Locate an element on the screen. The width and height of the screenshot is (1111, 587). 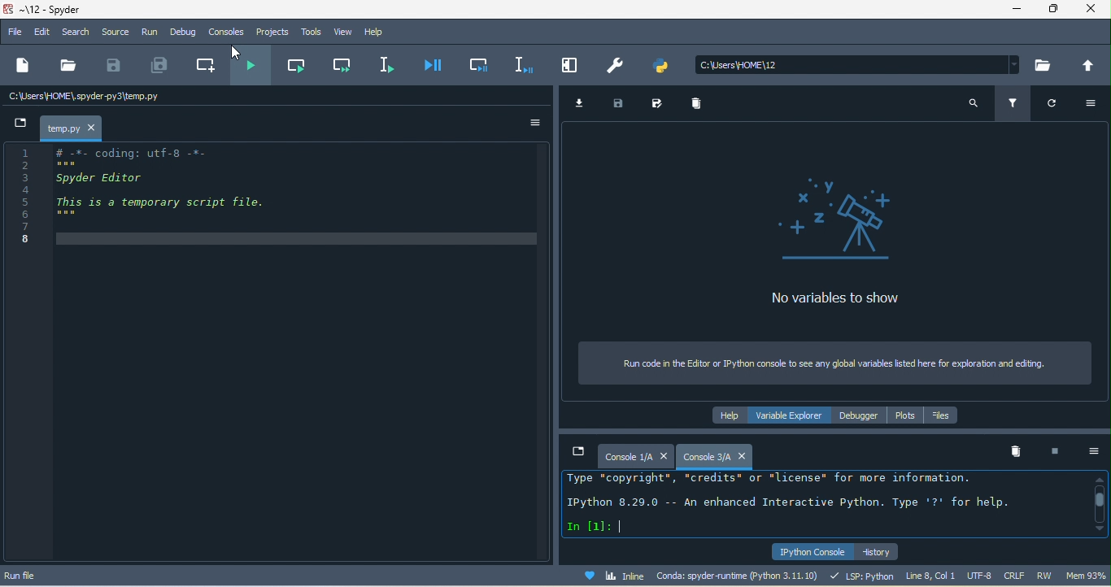
search is located at coordinates (972, 103).